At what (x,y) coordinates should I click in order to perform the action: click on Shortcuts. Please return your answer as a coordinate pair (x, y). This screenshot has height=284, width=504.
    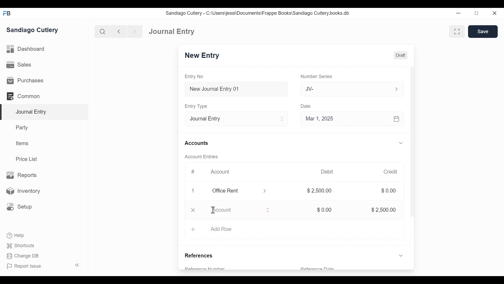
    Looking at the image, I should click on (18, 246).